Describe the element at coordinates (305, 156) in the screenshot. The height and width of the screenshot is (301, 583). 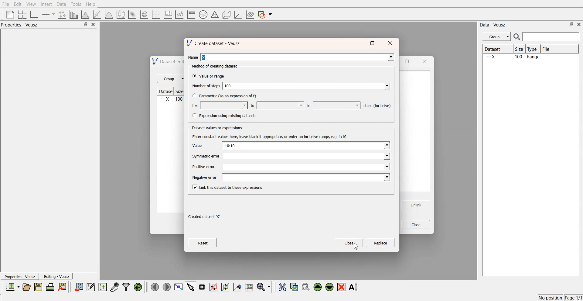
I see `Symmetric error field` at that location.